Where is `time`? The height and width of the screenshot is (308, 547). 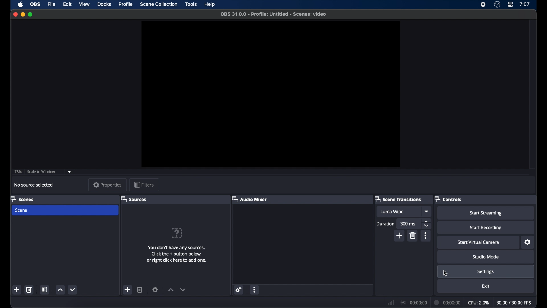 time is located at coordinates (525, 4).